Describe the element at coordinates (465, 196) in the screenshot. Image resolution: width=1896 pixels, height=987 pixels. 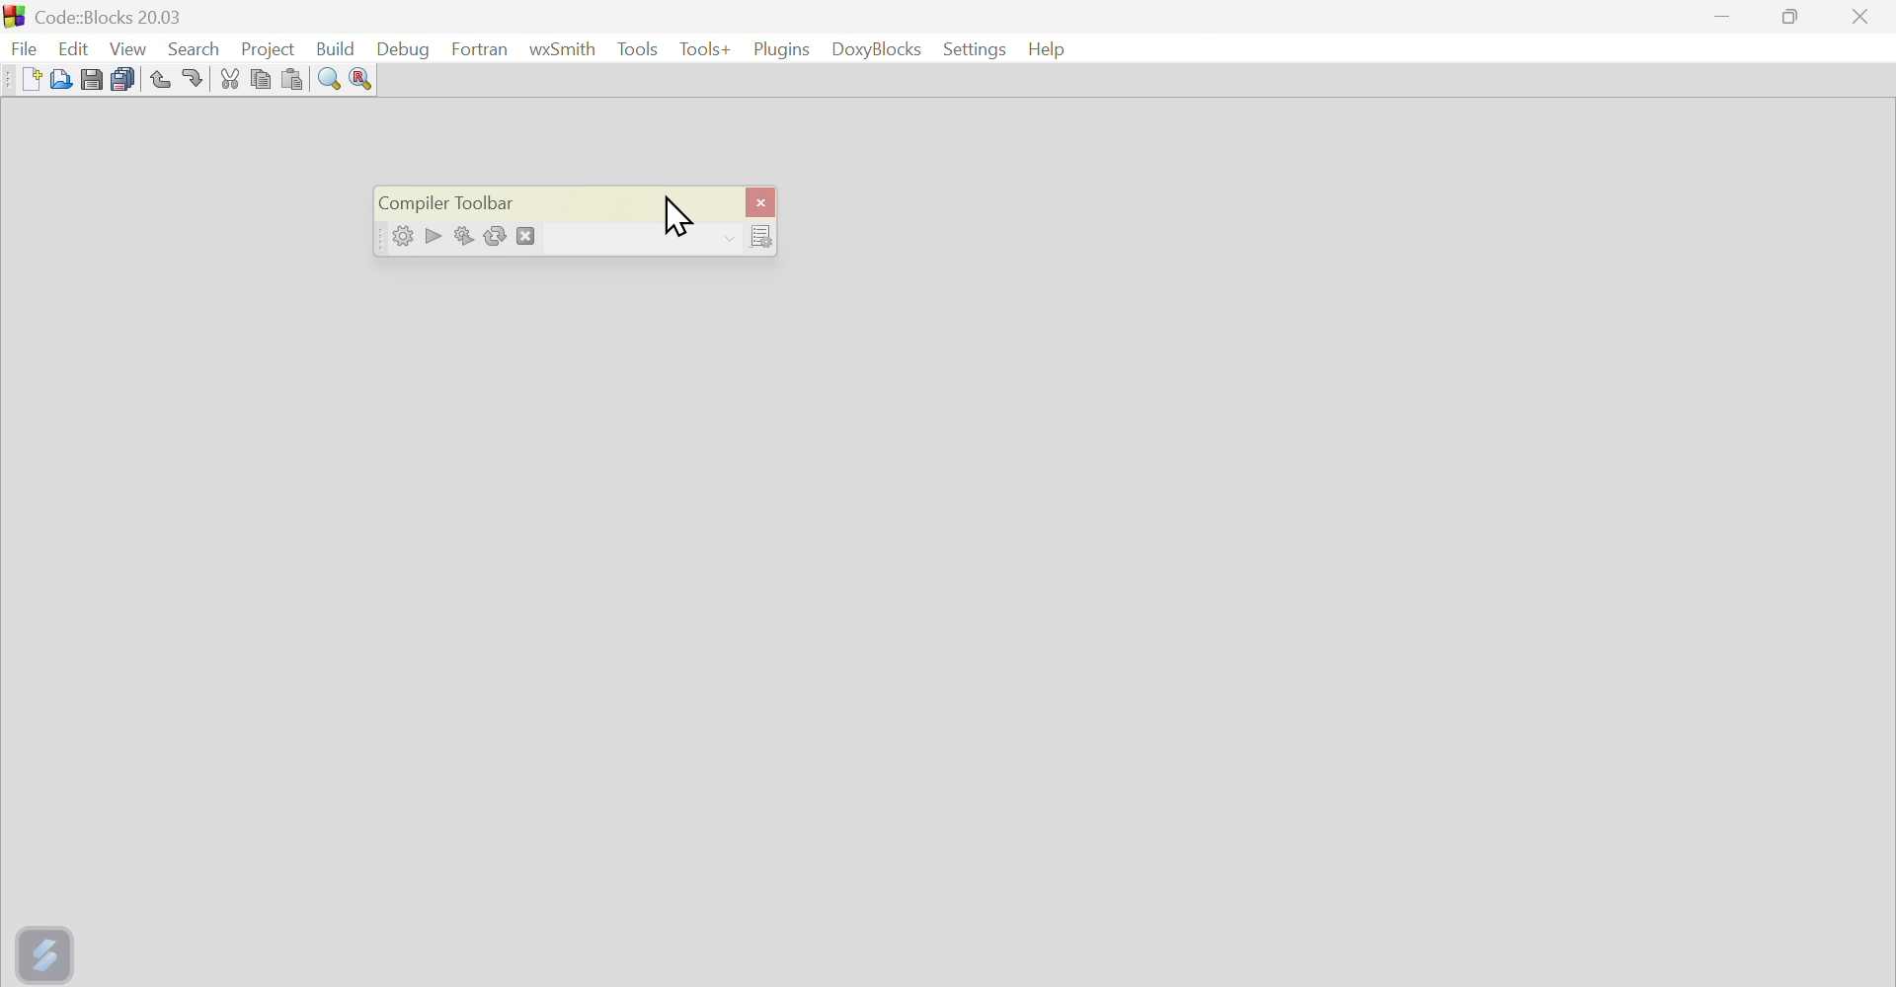
I see `Compile toolbar` at that location.